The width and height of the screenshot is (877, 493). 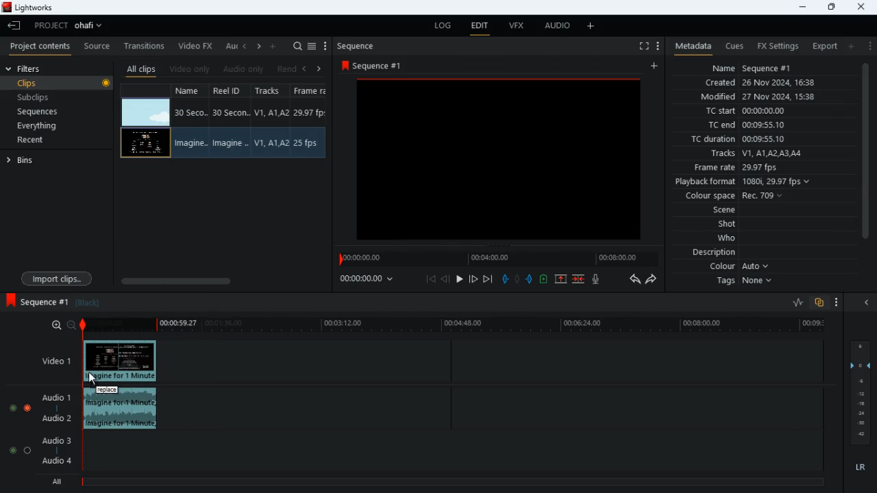 I want to click on name, so click(x=190, y=121).